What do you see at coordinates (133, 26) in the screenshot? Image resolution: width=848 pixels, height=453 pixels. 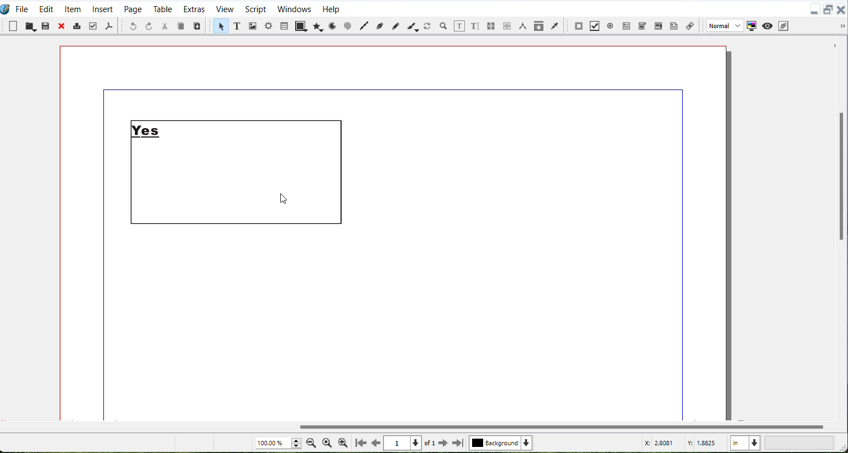 I see `Undo` at bounding box center [133, 26].